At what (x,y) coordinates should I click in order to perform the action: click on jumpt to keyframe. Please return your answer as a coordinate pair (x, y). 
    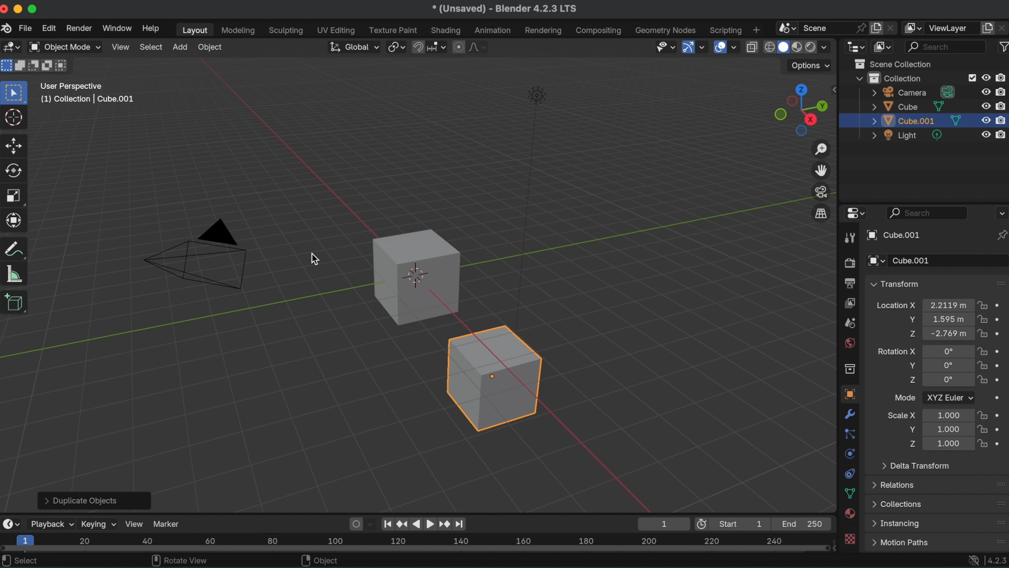
    Looking at the image, I should click on (444, 523).